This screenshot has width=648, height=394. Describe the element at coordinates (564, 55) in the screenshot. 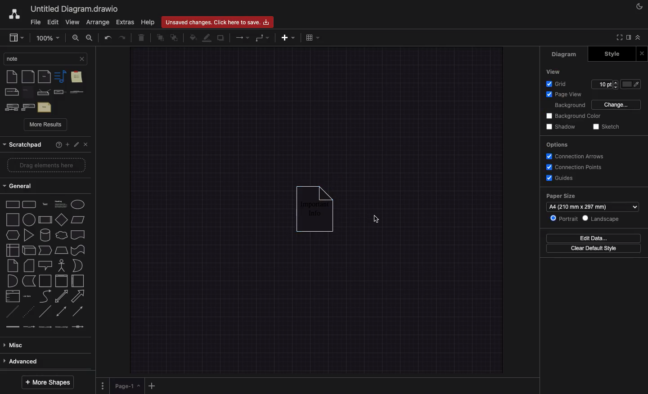

I see `Diagram` at that location.